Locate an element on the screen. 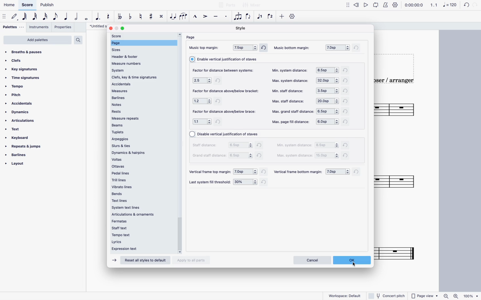 Image resolution: width=481 pixels, height=300 pixels. refresh is located at coordinates (261, 157).